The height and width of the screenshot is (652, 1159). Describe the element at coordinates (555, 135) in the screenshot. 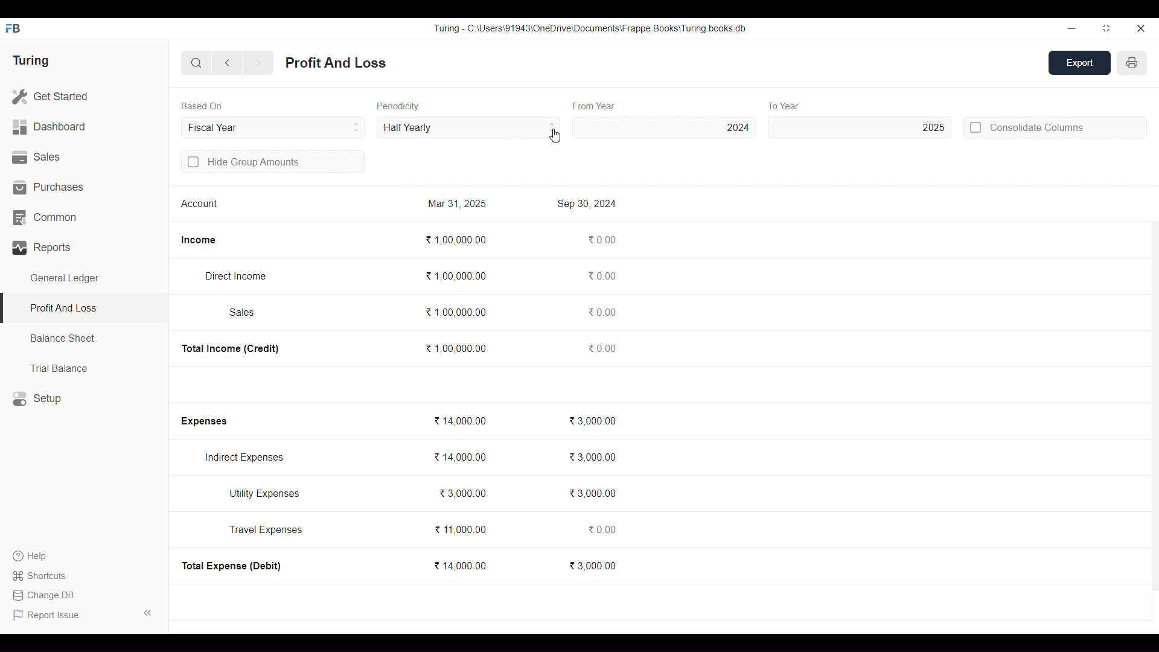

I see `Cursor` at that location.